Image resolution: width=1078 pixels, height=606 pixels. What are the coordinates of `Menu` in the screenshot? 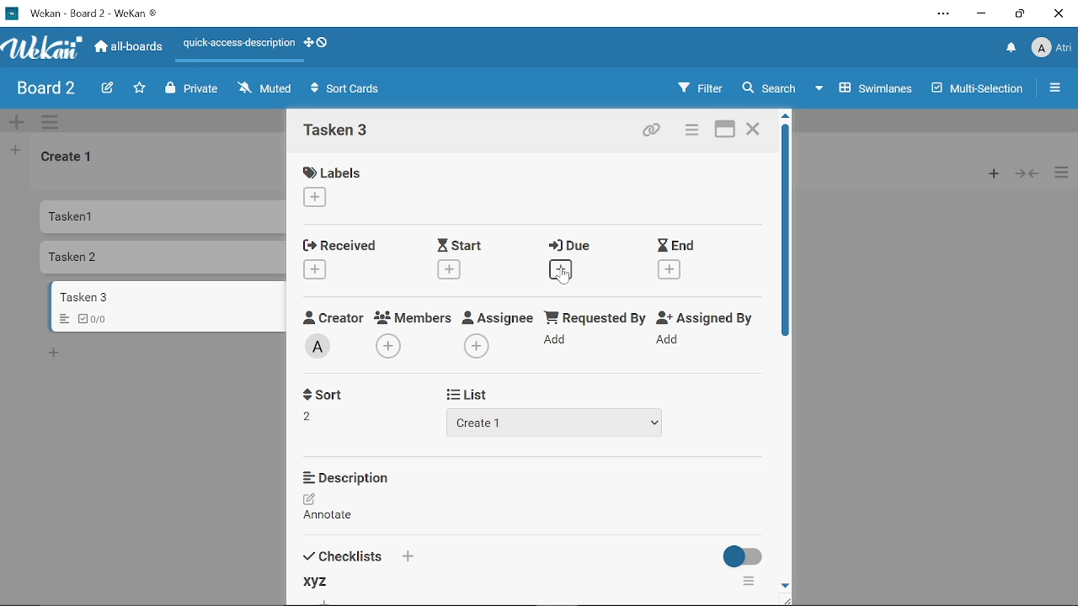 It's located at (61, 320).